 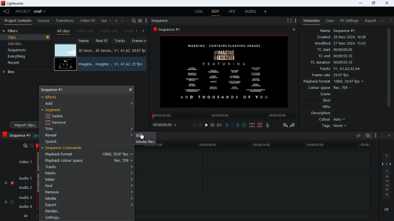 What do you see at coordinates (144, 135) in the screenshot?
I see `bins` at bounding box center [144, 135].